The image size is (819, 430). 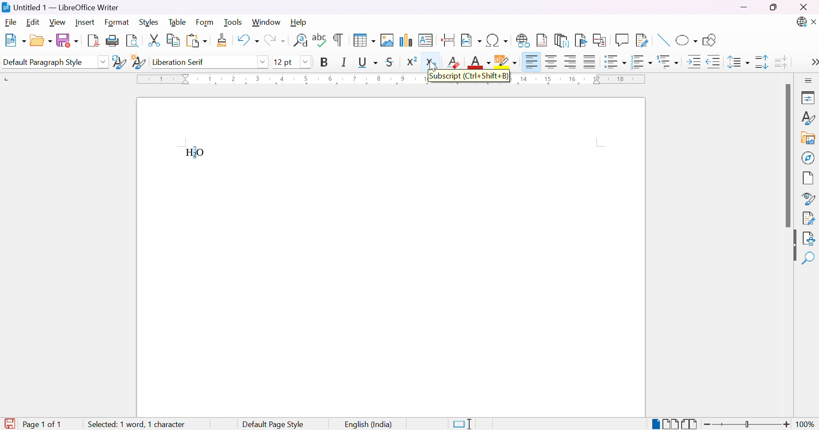 What do you see at coordinates (85, 22) in the screenshot?
I see `Insert` at bounding box center [85, 22].